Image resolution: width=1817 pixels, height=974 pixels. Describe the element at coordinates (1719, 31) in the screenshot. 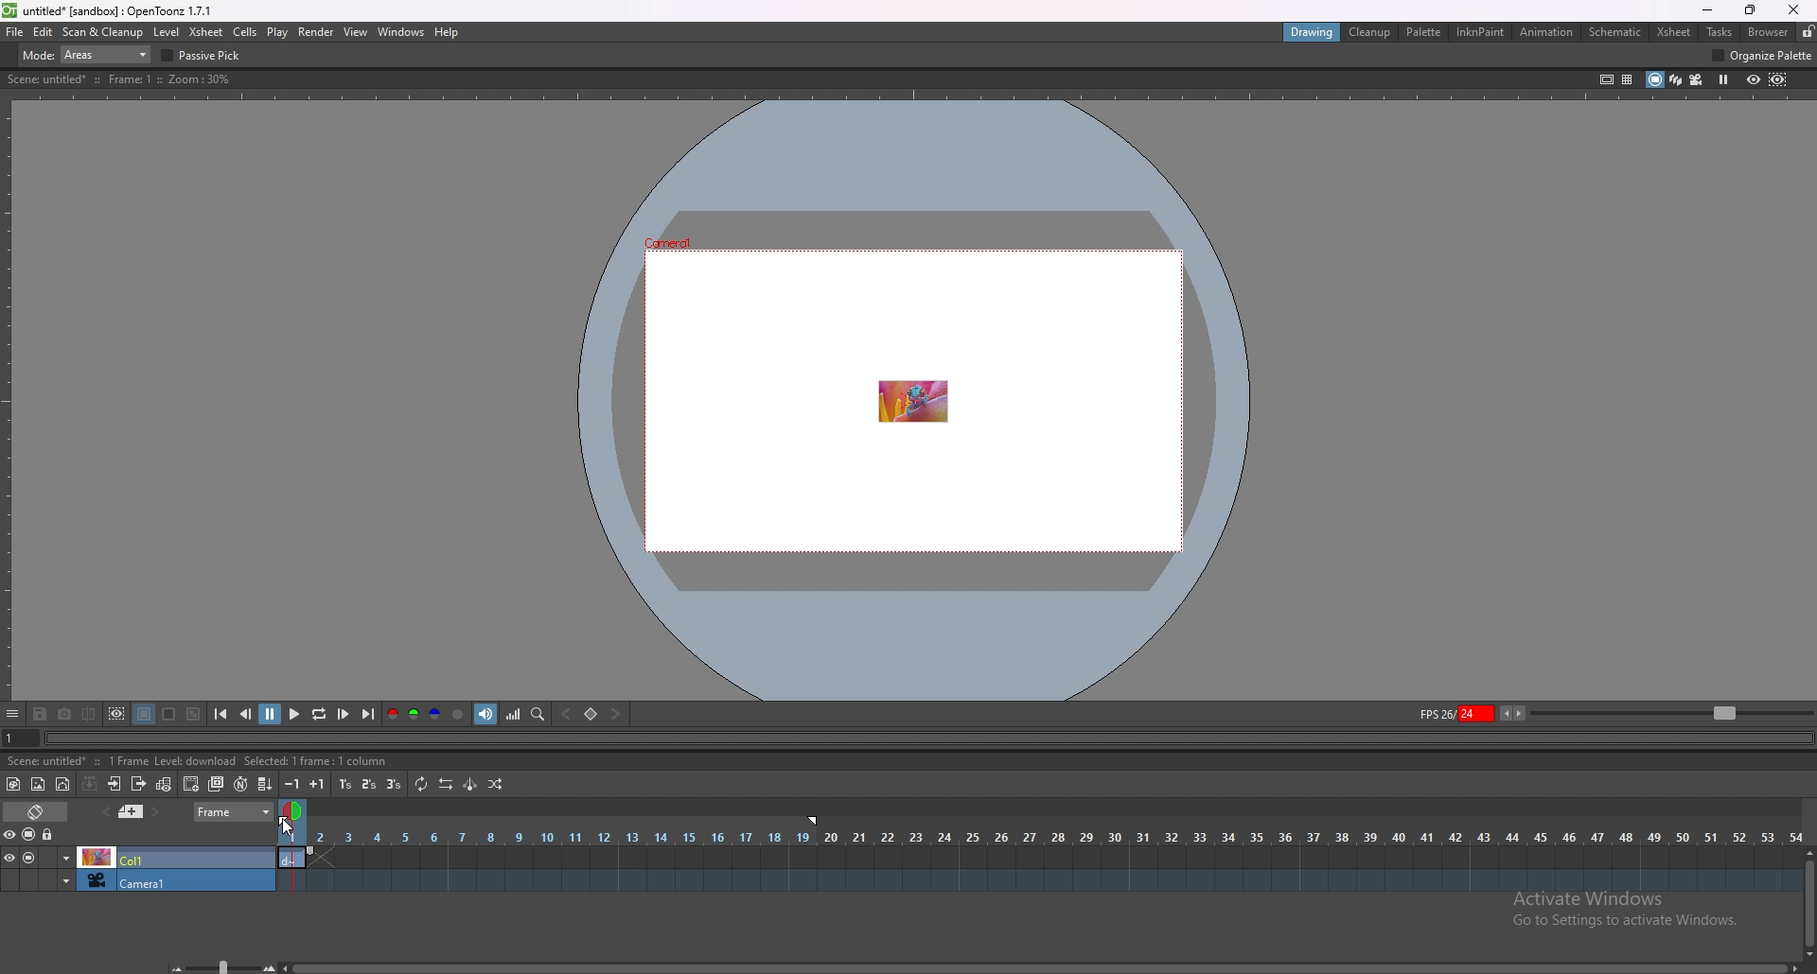

I see `tasks` at that location.